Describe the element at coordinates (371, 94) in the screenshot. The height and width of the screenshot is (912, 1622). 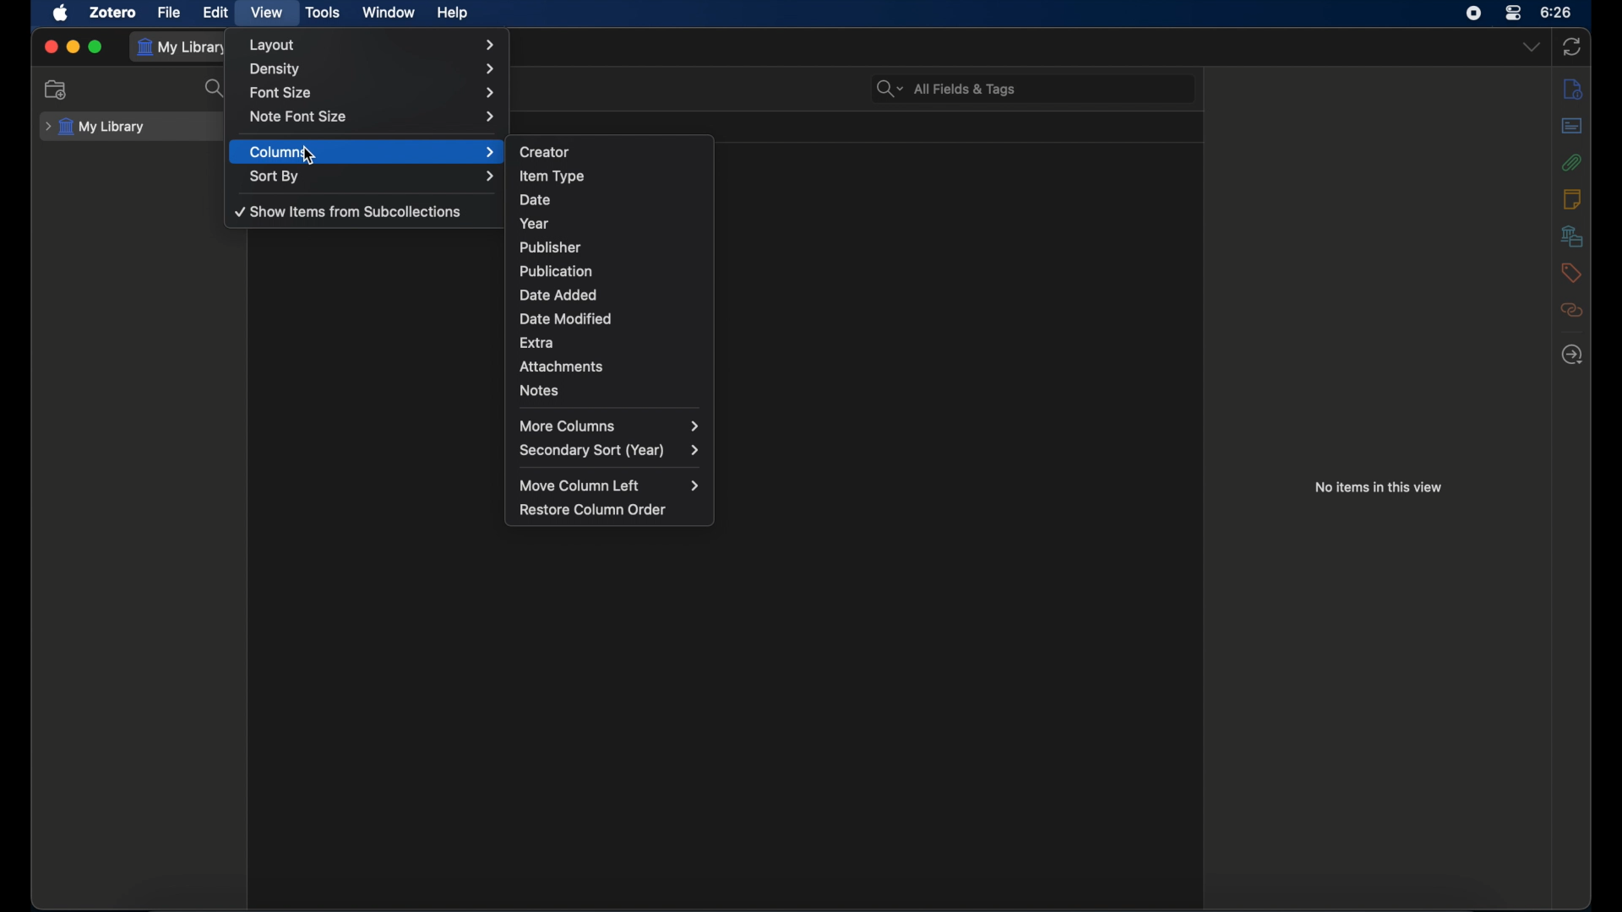
I see `font size` at that location.